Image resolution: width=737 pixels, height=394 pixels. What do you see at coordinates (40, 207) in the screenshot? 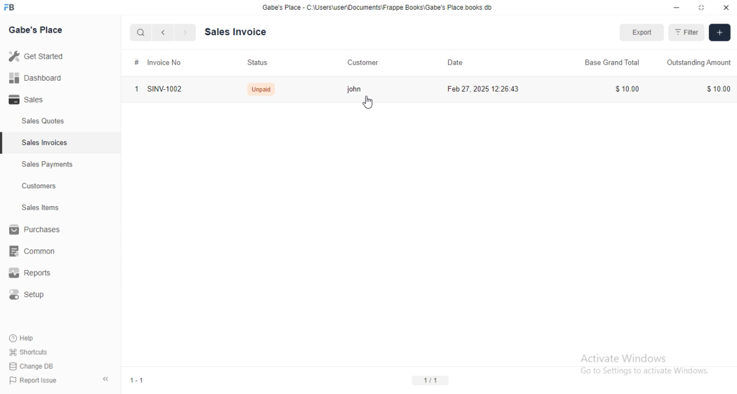
I see `sales items` at bounding box center [40, 207].